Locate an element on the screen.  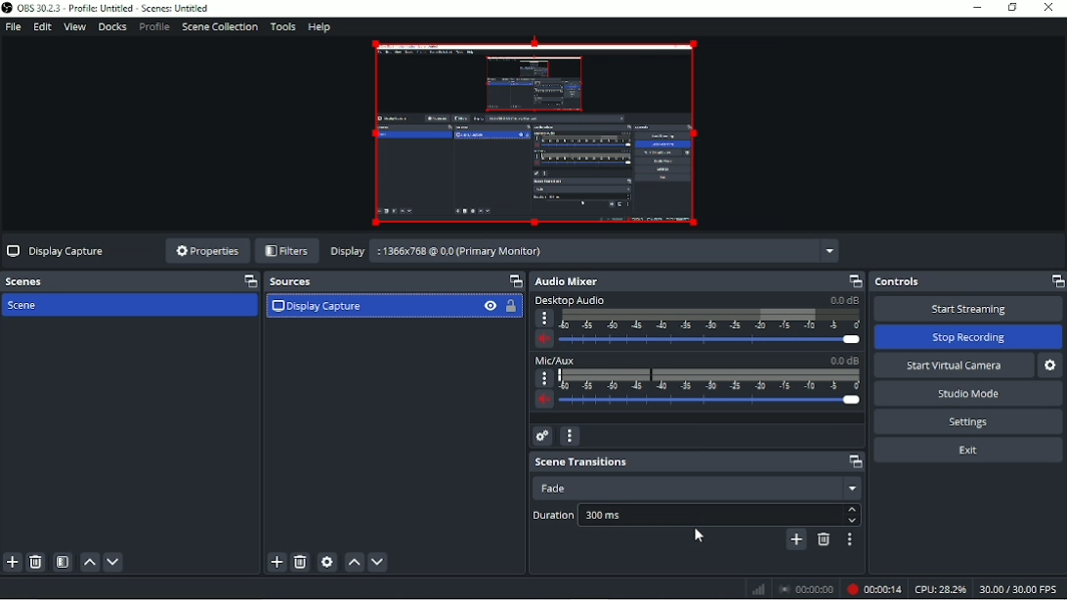
Remove selected scene is located at coordinates (38, 562).